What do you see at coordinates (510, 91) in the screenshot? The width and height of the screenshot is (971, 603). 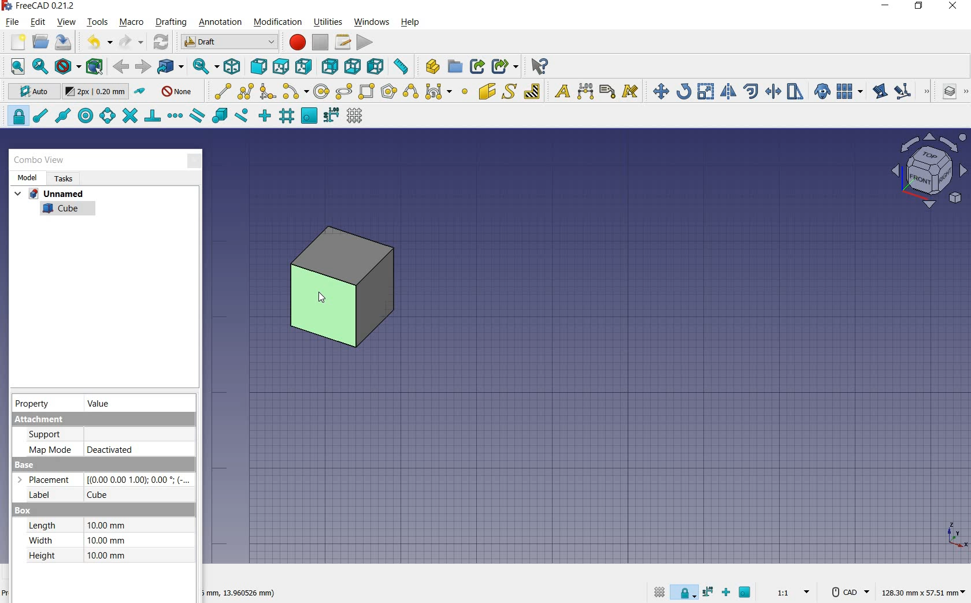 I see `shape from text` at bounding box center [510, 91].